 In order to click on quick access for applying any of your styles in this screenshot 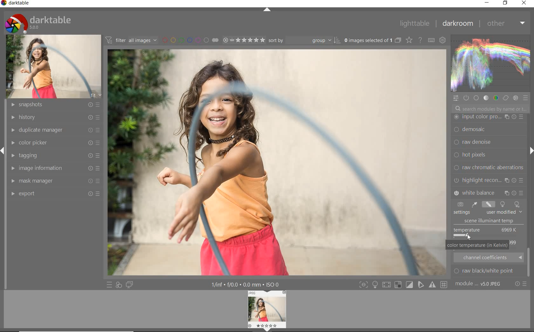, I will do `click(119, 285)`.